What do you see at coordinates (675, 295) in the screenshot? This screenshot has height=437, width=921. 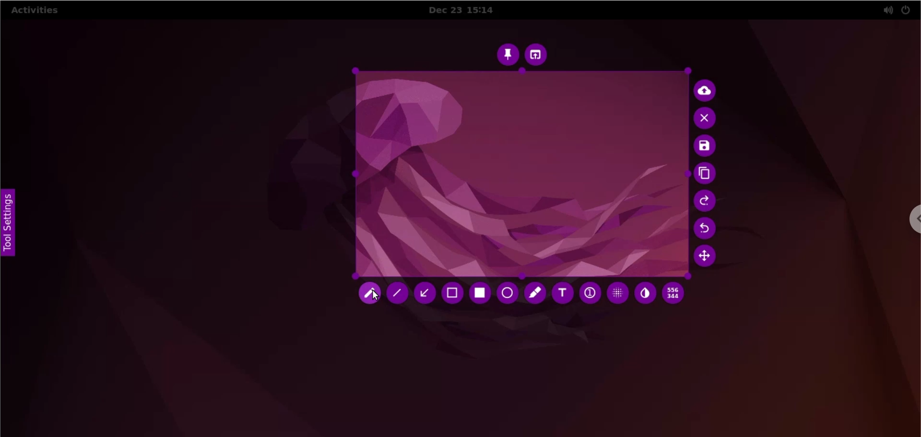 I see `x and y coordinates` at bounding box center [675, 295].